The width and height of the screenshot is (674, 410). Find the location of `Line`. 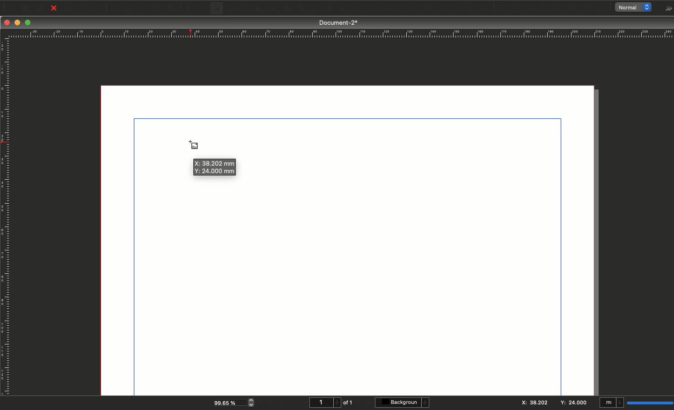

Line is located at coordinates (314, 9).